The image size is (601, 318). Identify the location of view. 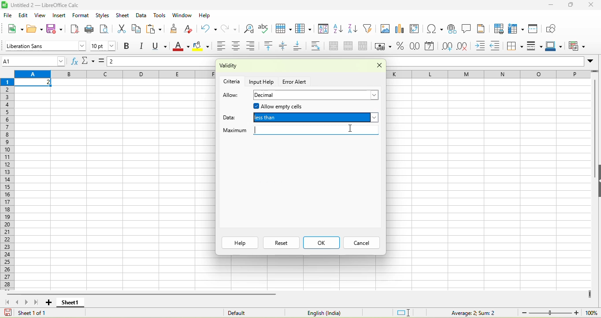
(41, 15).